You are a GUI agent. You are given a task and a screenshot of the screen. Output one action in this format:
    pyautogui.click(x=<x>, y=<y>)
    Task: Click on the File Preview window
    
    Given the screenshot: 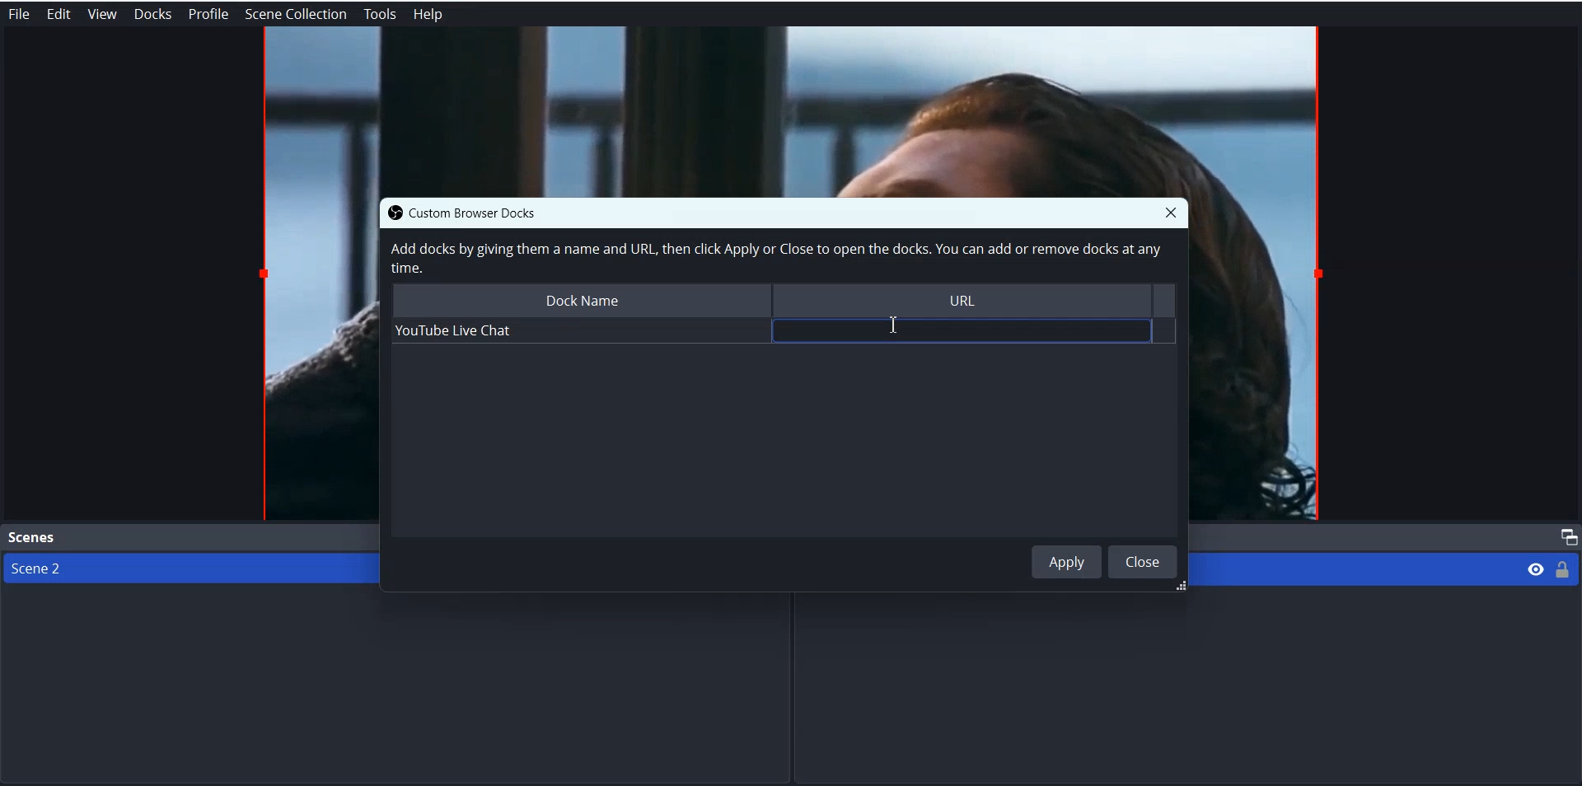 What is the action you would take?
    pyautogui.click(x=316, y=358)
    